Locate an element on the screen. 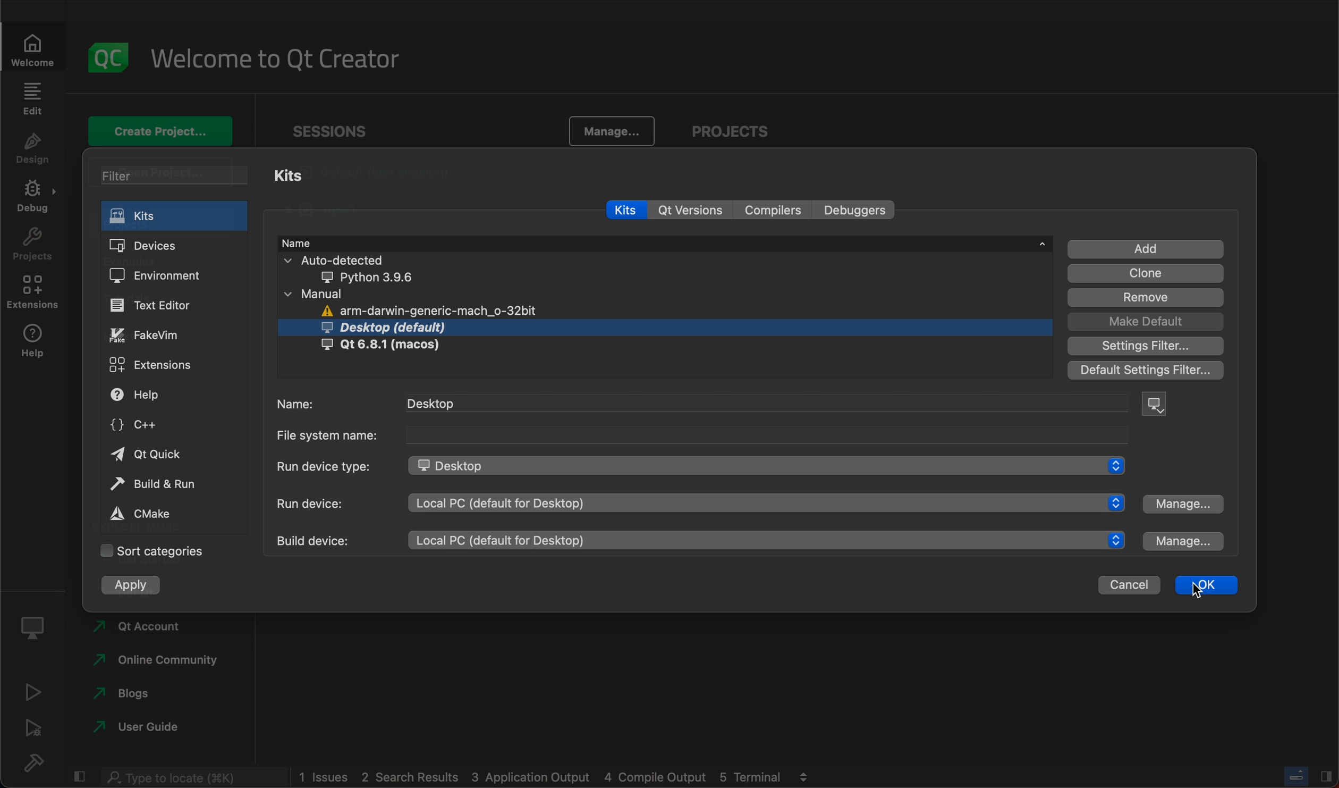  manage is located at coordinates (1184, 543).